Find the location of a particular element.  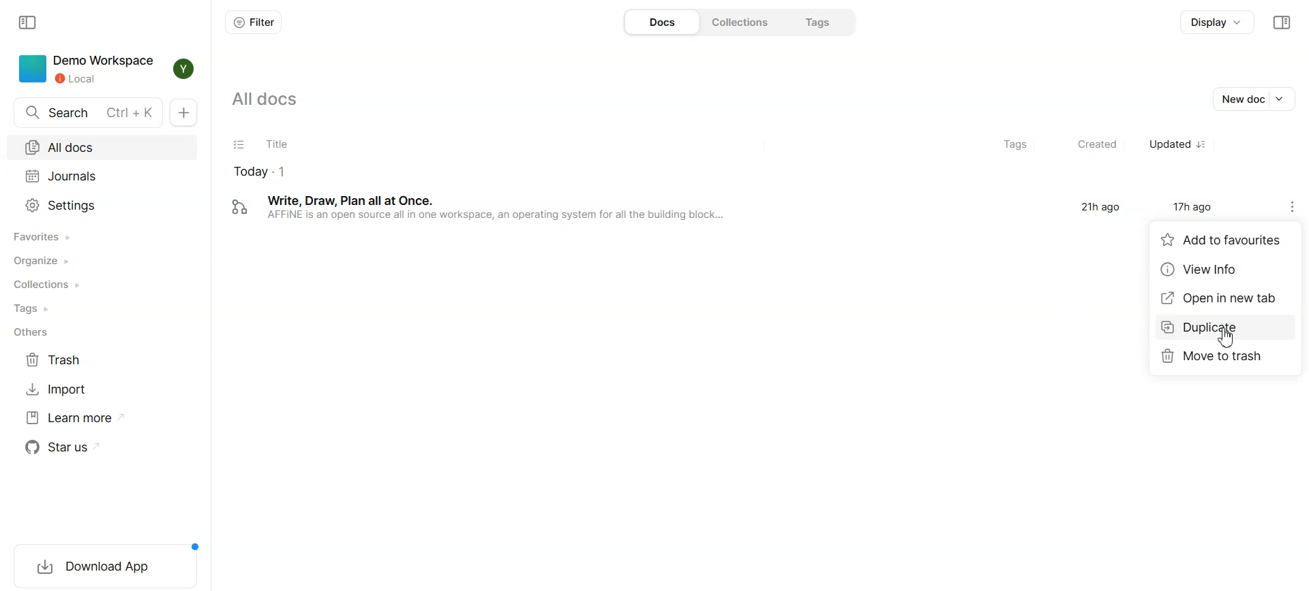

Download App is located at coordinates (107, 567).